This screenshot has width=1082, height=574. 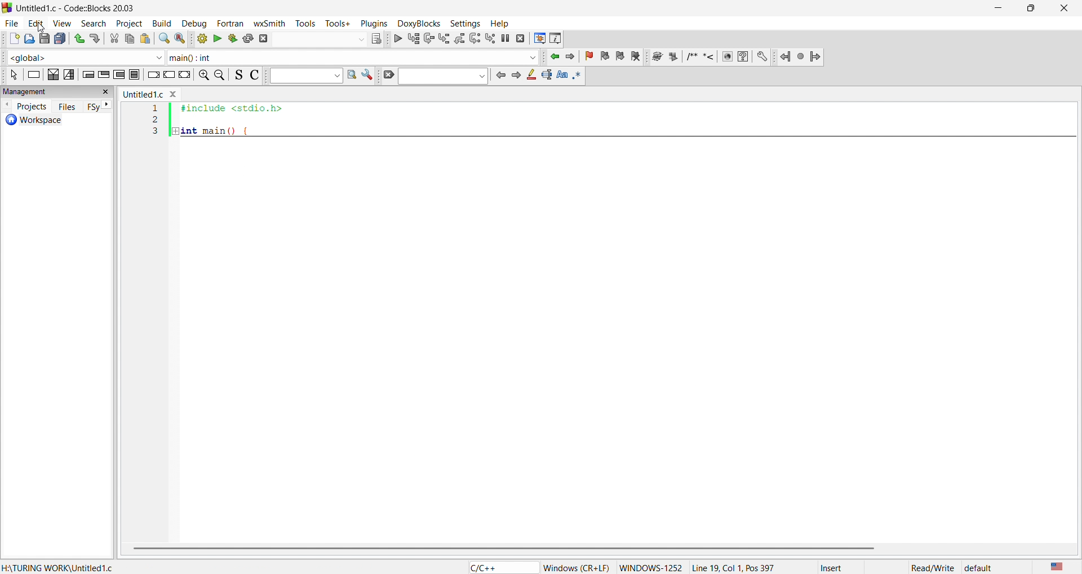 I want to click on file, so click(x=10, y=21).